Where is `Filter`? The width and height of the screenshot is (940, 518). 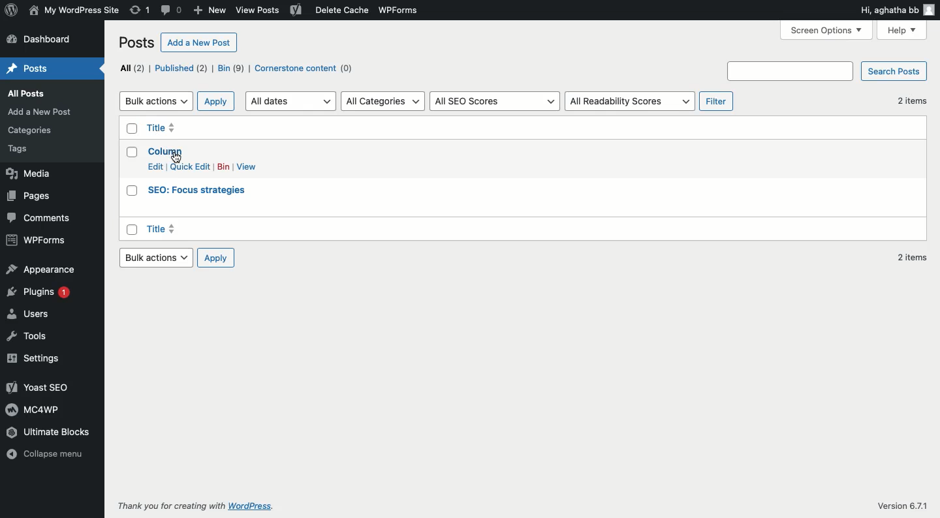
Filter is located at coordinates (717, 101).